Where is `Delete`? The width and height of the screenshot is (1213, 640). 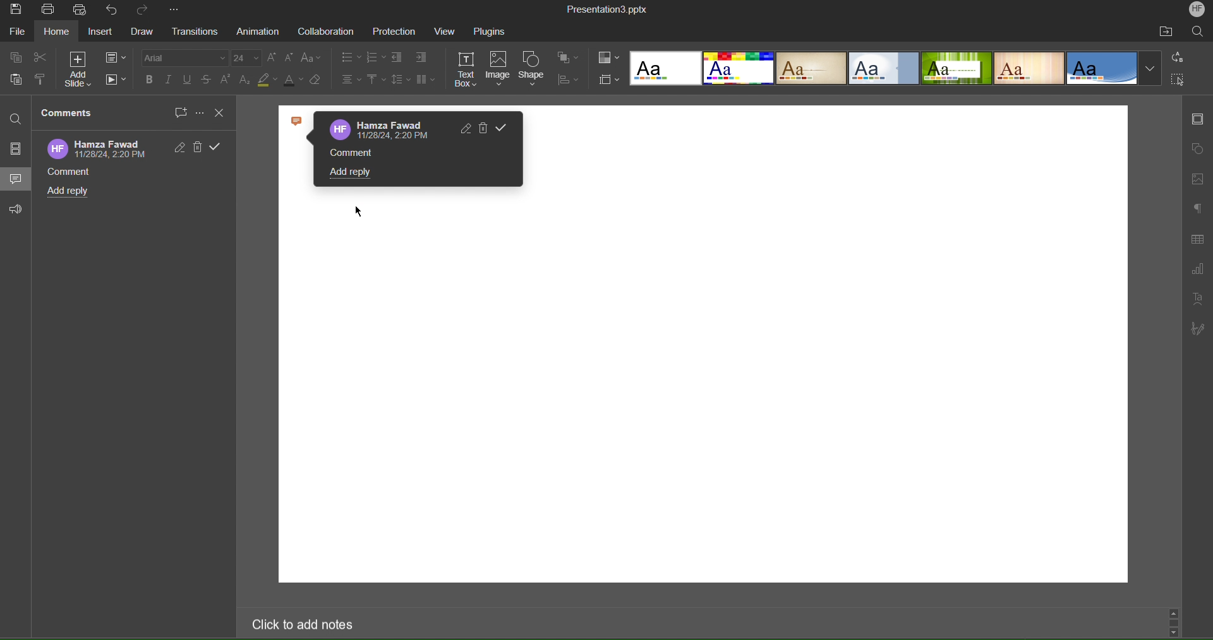 Delete is located at coordinates (484, 129).